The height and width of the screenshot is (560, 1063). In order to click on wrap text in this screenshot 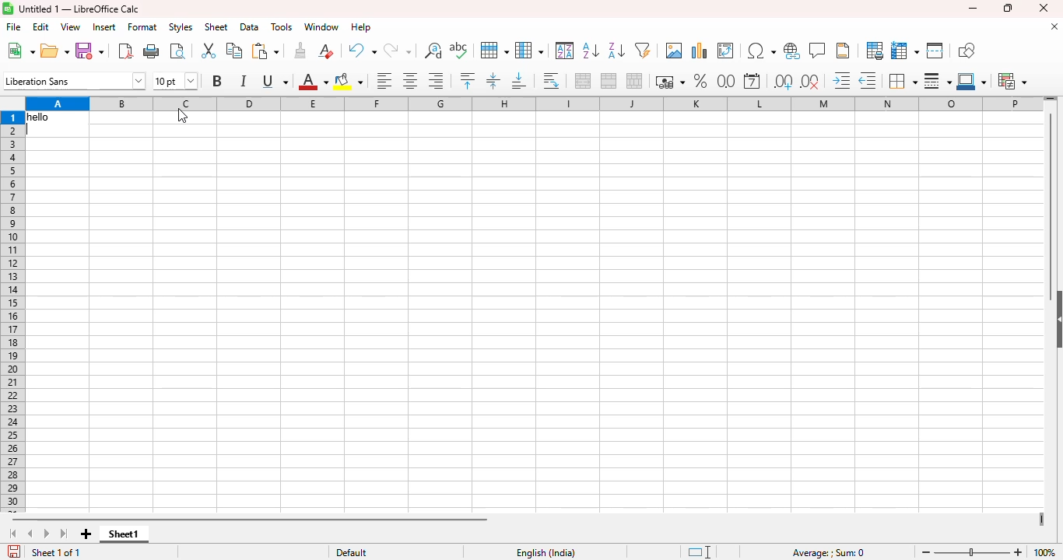, I will do `click(551, 81)`.